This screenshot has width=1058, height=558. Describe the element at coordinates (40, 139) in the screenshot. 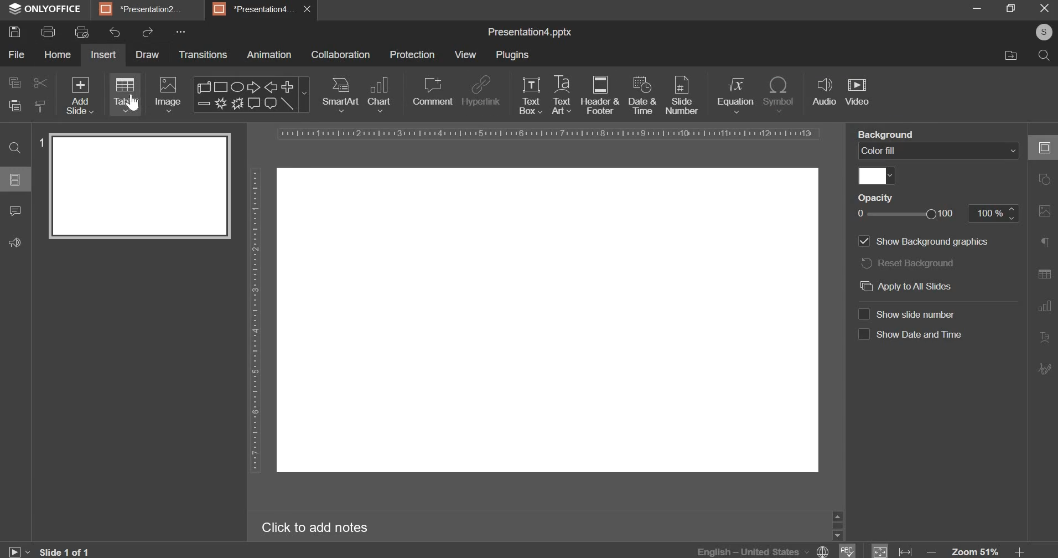

I see `1` at that location.